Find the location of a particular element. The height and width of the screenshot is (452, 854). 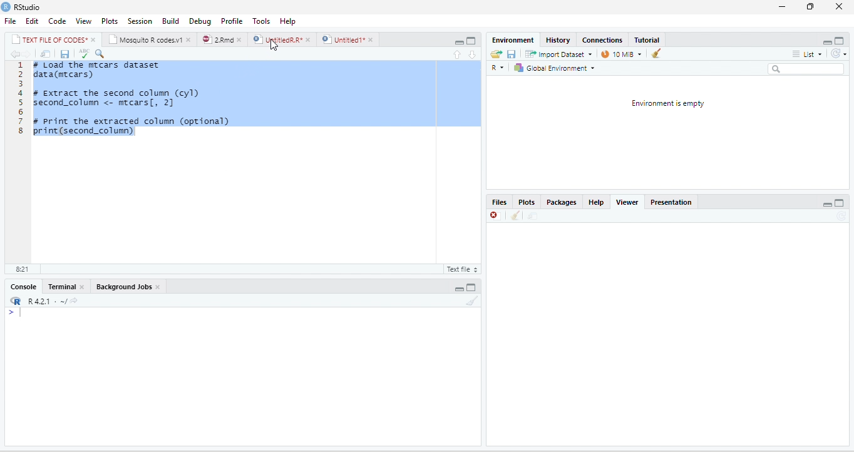

| TEXT FILE RF CODES* is located at coordinates (49, 38).